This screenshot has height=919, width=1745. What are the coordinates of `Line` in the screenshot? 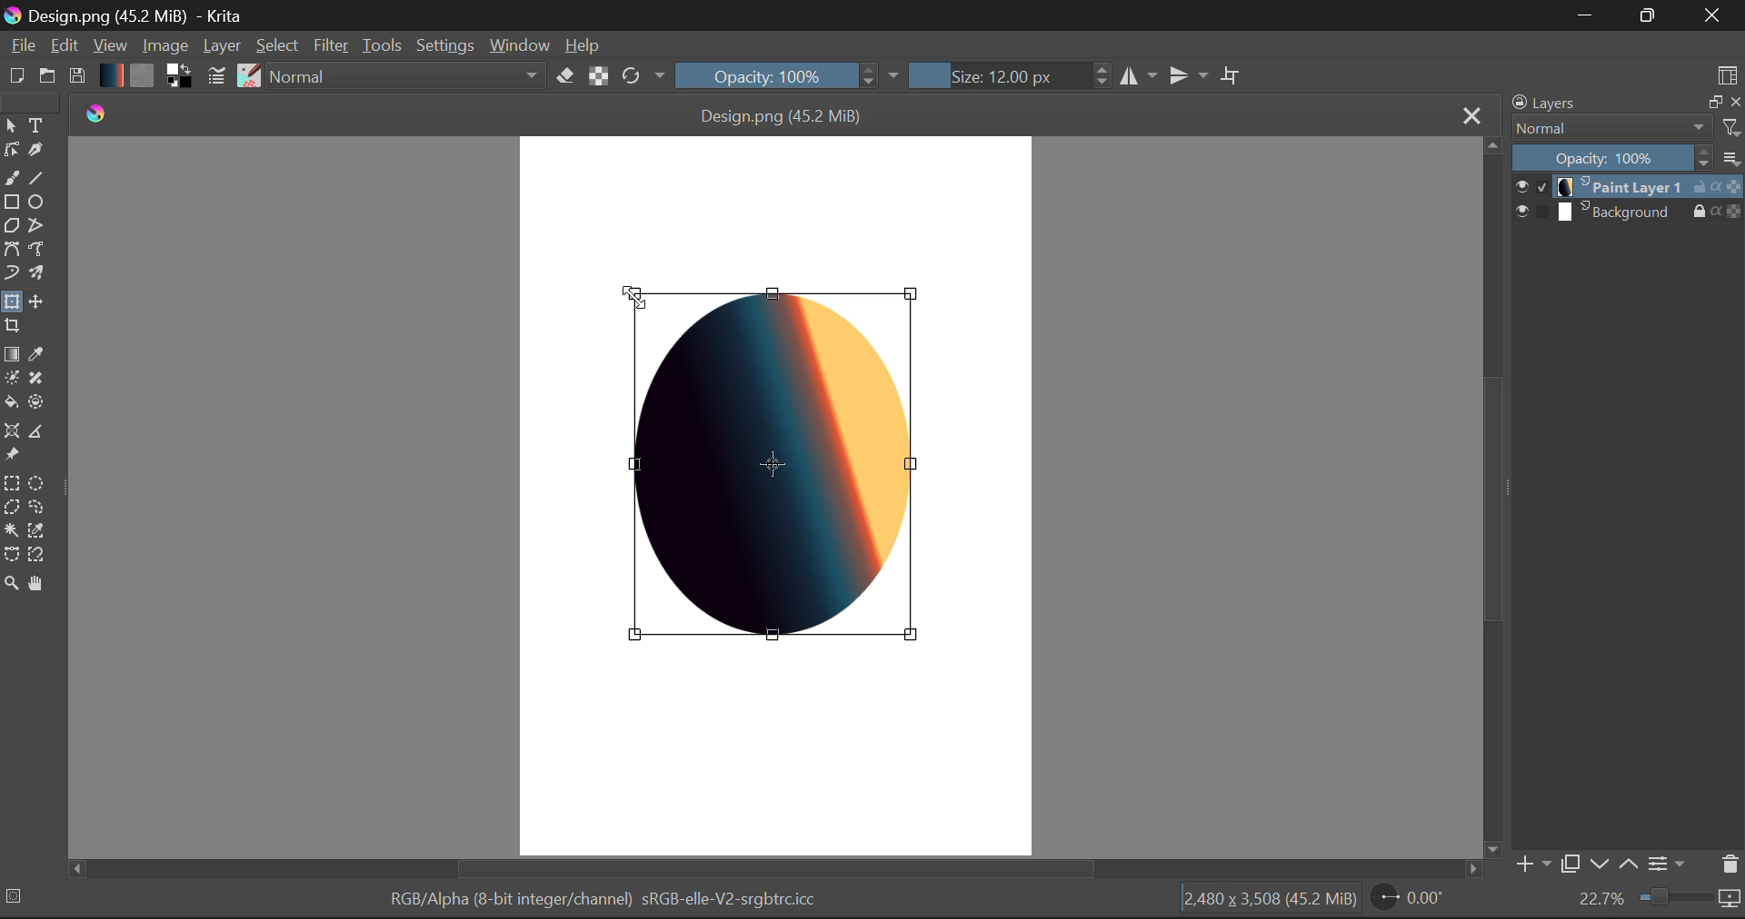 It's located at (35, 176).